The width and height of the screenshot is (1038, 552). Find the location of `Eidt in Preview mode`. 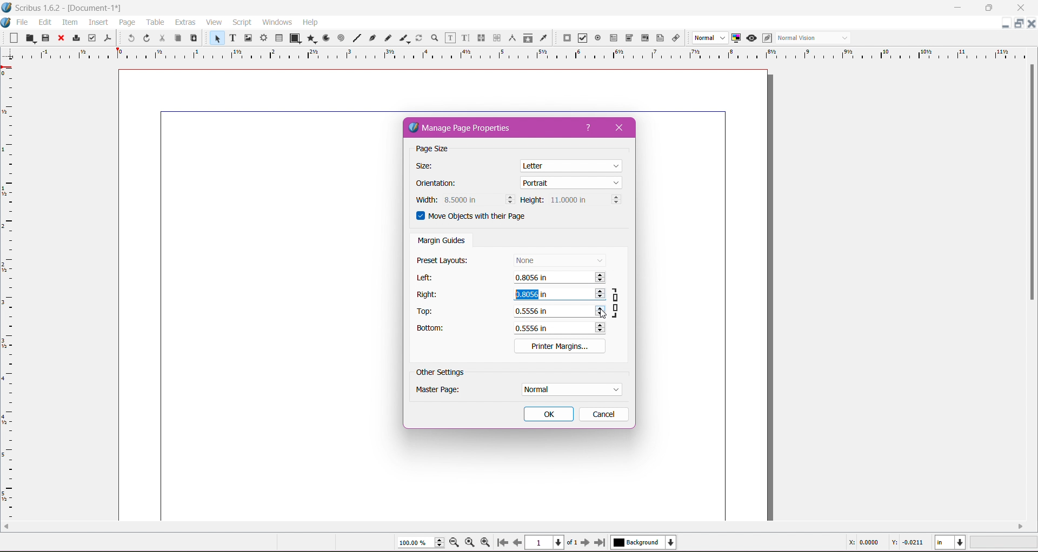

Eidt in Preview mode is located at coordinates (767, 38).